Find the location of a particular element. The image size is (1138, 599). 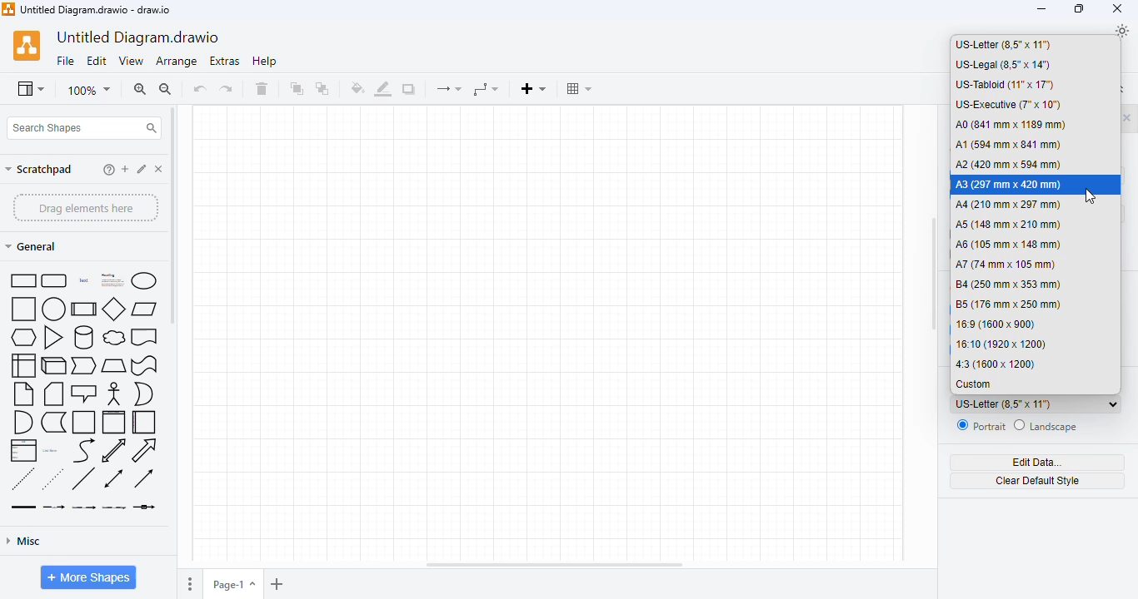

line color is located at coordinates (383, 89).